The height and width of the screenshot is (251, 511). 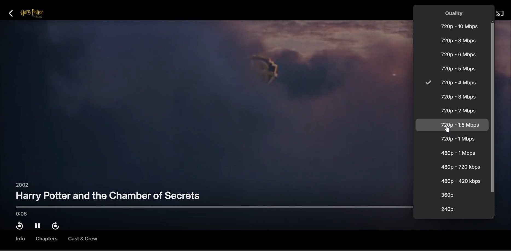 What do you see at coordinates (19, 227) in the screenshot?
I see `Rewind` at bounding box center [19, 227].